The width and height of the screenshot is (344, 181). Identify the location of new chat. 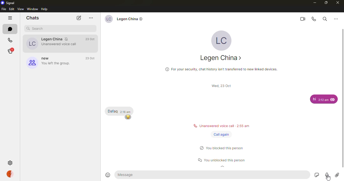
(79, 18).